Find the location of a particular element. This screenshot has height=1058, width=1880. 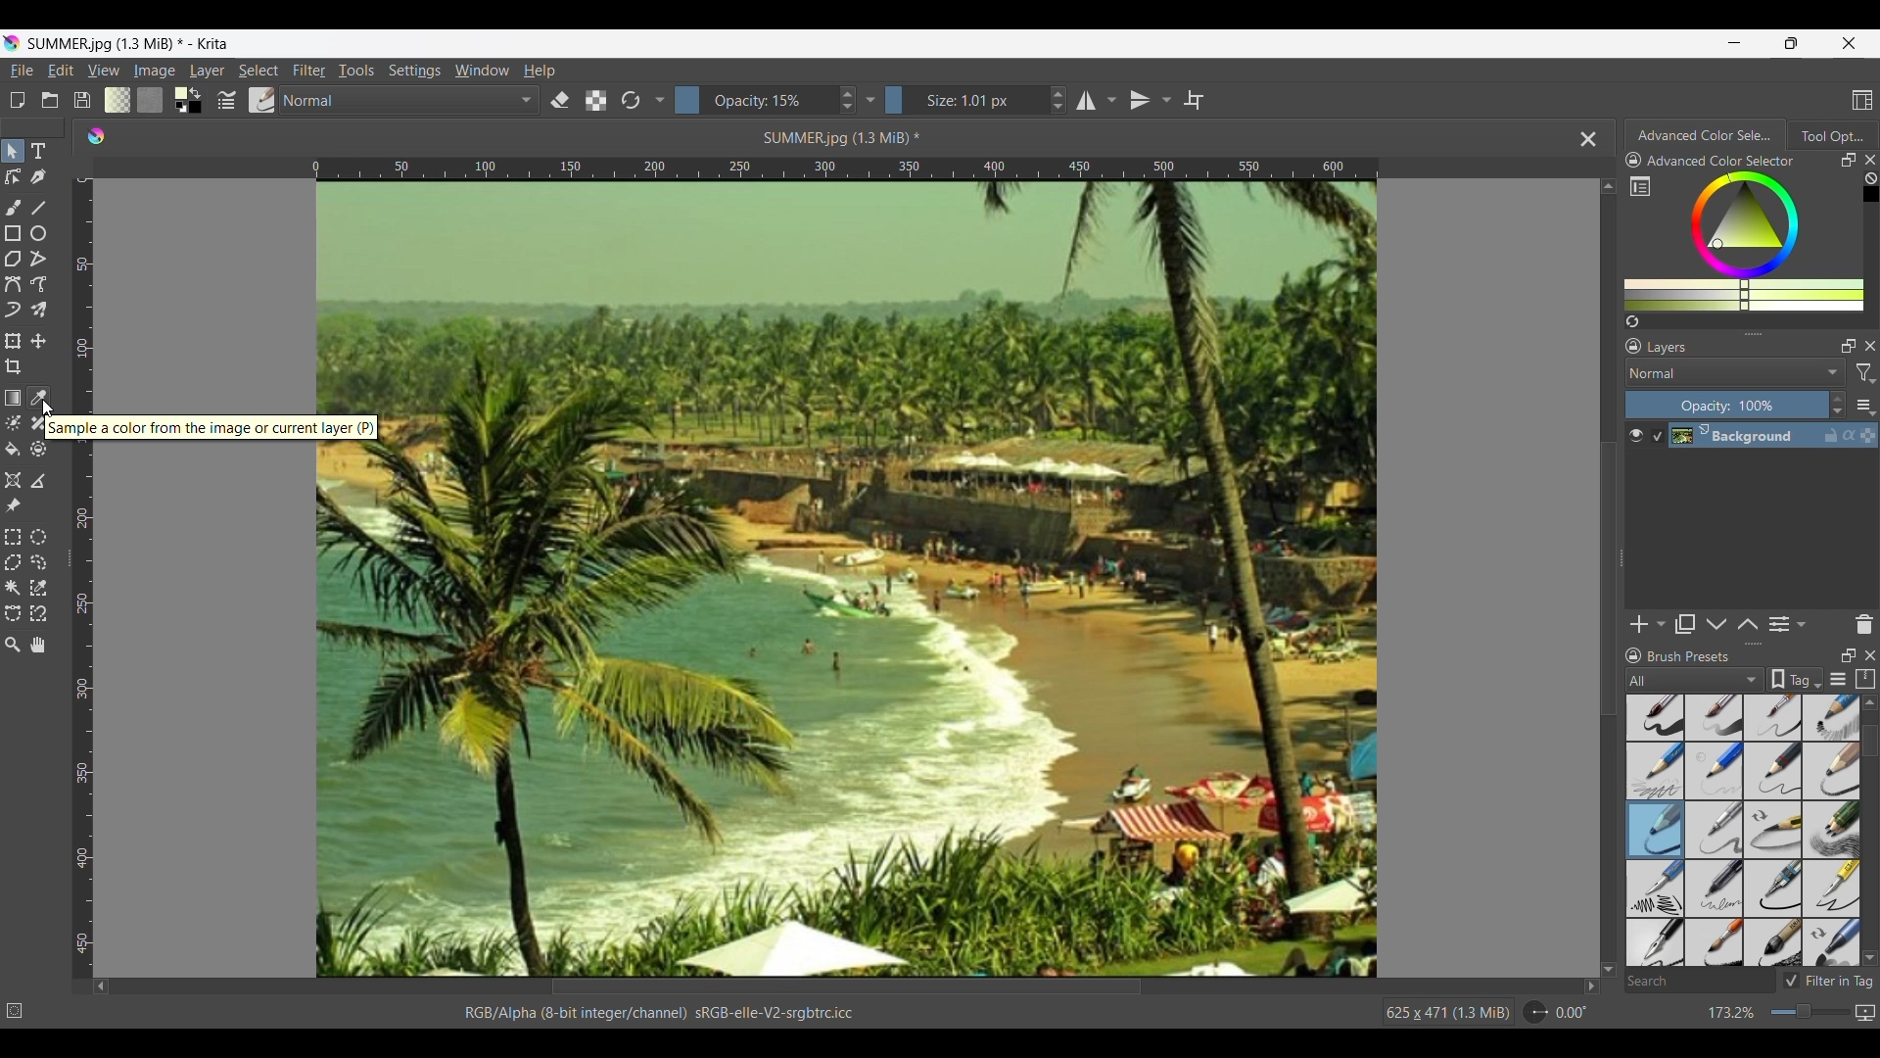

Freehand path tool is located at coordinates (38, 284).